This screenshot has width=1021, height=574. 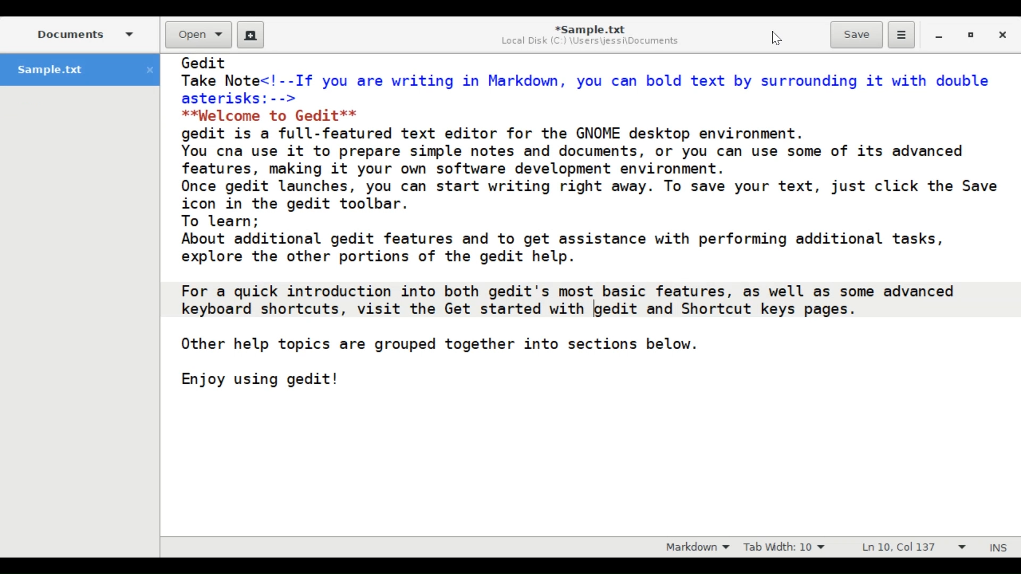 I want to click on Gedit

Take Note<!--If you are writing in Markdown, you can bold text by surrounding it with double
asterisks: -->

**Welcome to Gedit**

gedit is a full-featured text editor for the GNOME desktop environment.

You cna use it to prepare simple notes and documents, or you can use some of its advanced
features, making it your own software development environment.

Once gedit launches, you can start writing right away. To save your text, just click the Save
icon in the gedit toolbar.

To learn;

About additional gedit features and to get assistance with performing additional tasks,
explore the other portions of the gedit help.

For a quick introduction into both gedit's most basic features, as well as some advanced
keyboard shortcuts, visit the Get started with gedit and Shortcut keys pages.

Other help topics are grouped together into sections below.

Enjoy using gedit!, so click(x=592, y=231).